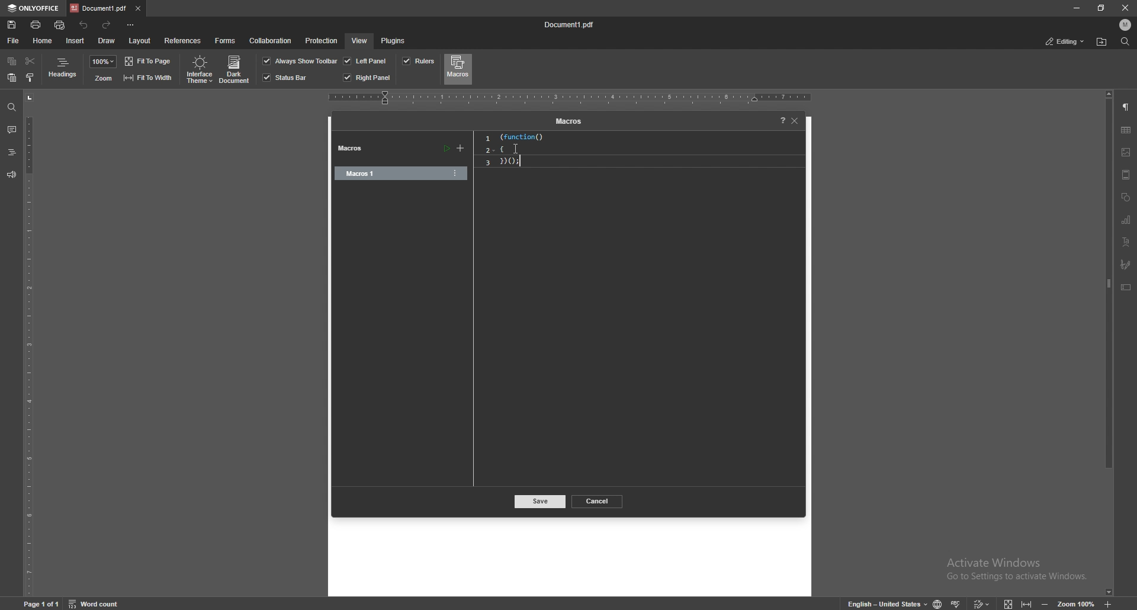 The height and width of the screenshot is (610, 1137). What do you see at coordinates (541, 502) in the screenshot?
I see `save` at bounding box center [541, 502].